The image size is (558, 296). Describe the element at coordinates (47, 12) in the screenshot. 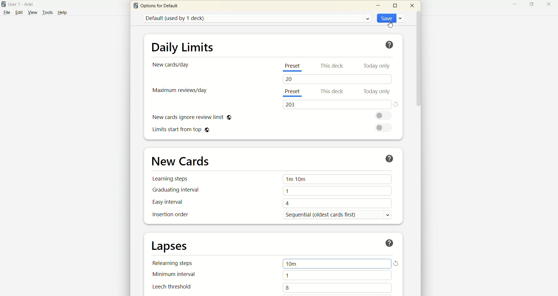

I see `tools` at that location.